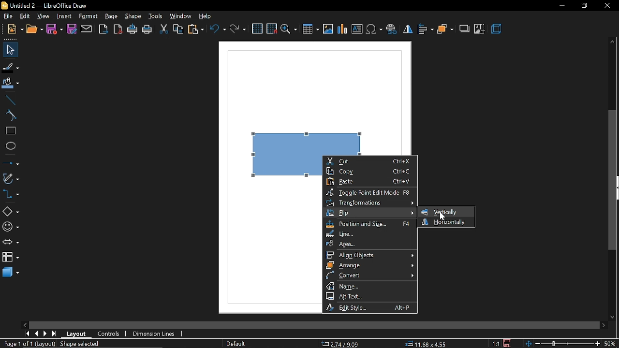 The width and height of the screenshot is (619, 348). What do you see at coordinates (156, 15) in the screenshot?
I see `tools` at bounding box center [156, 15].